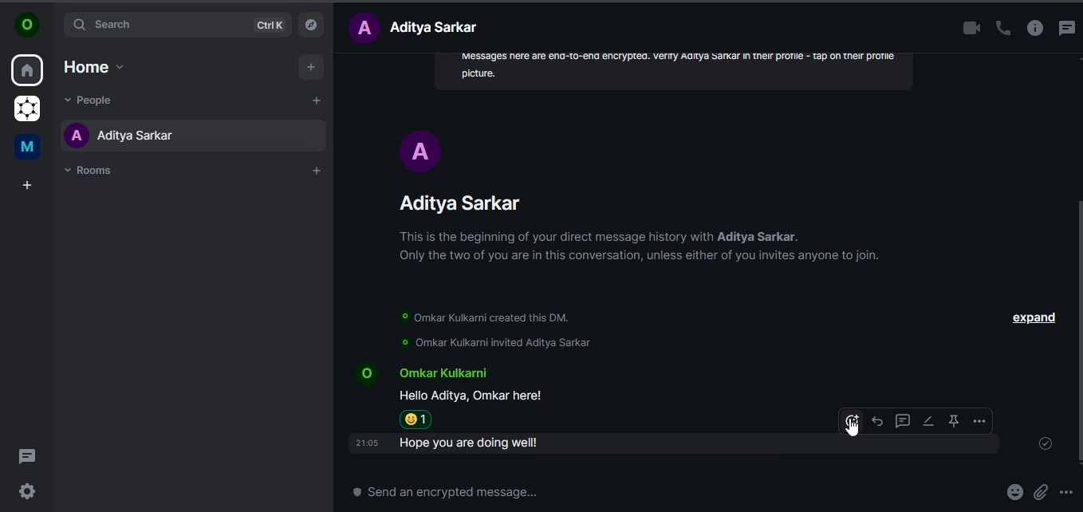 This screenshot has height=512, width=1083. I want to click on home, so click(92, 67).